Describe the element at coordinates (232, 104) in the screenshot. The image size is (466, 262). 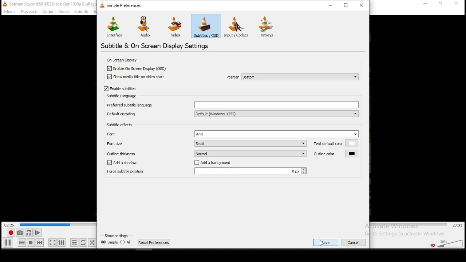
I see `prefer subtitle language` at that location.